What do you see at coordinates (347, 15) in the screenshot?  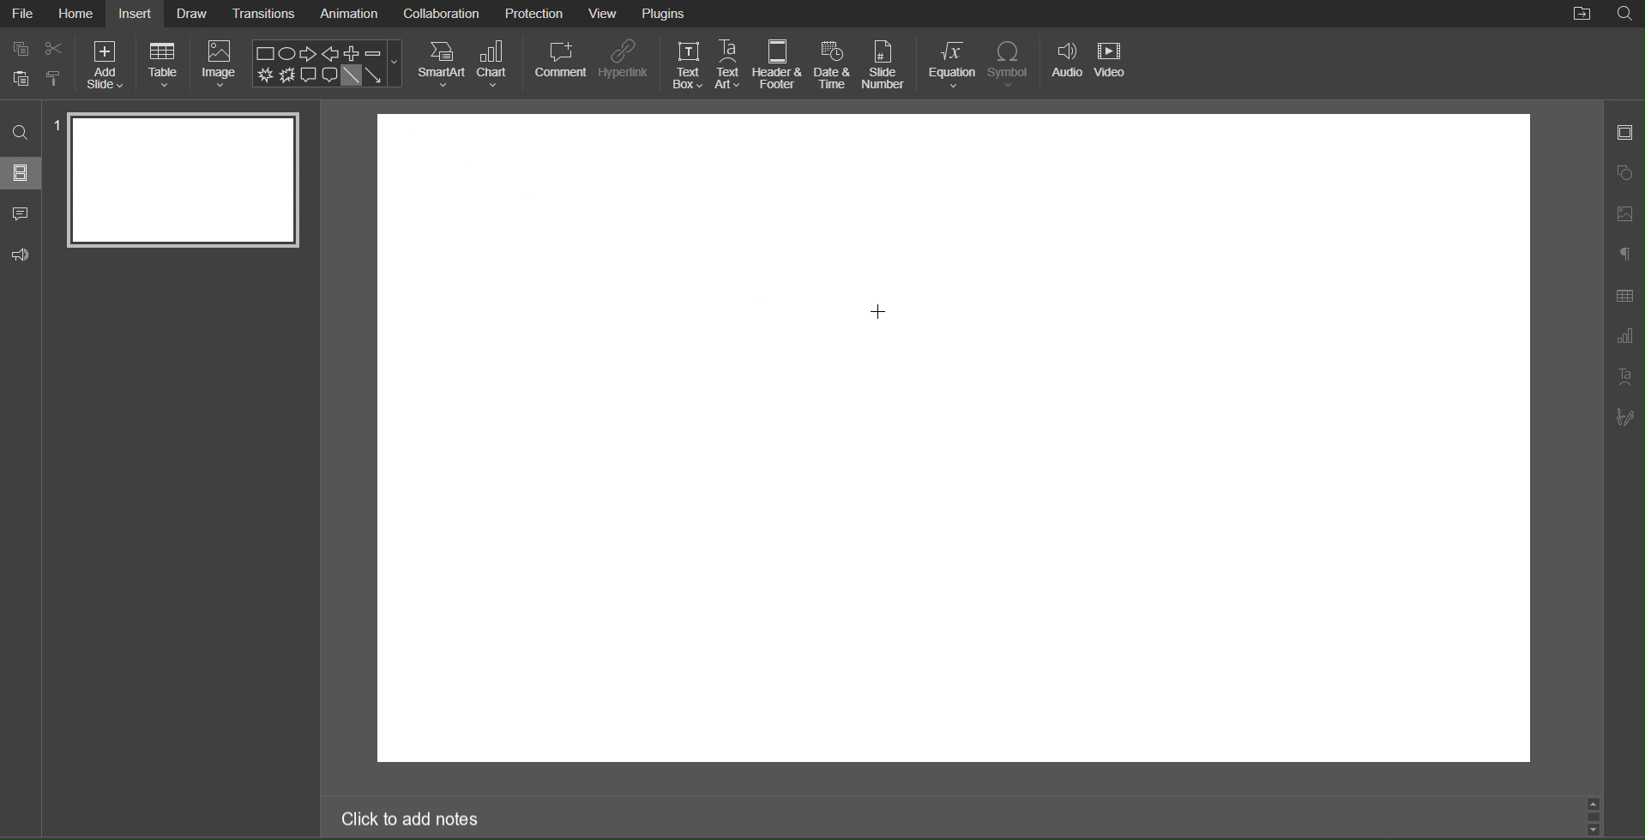 I see `Animation` at bounding box center [347, 15].